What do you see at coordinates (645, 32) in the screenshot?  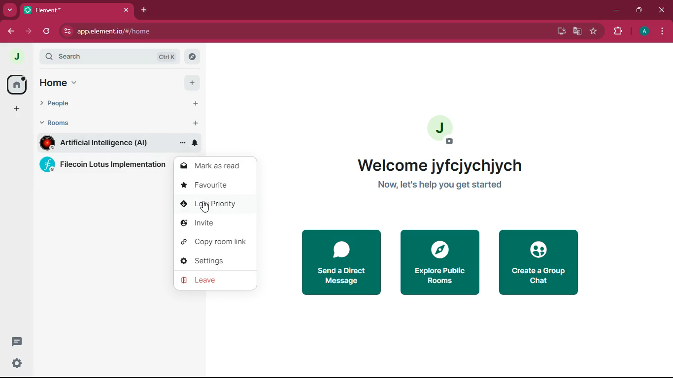 I see `profile` at bounding box center [645, 32].